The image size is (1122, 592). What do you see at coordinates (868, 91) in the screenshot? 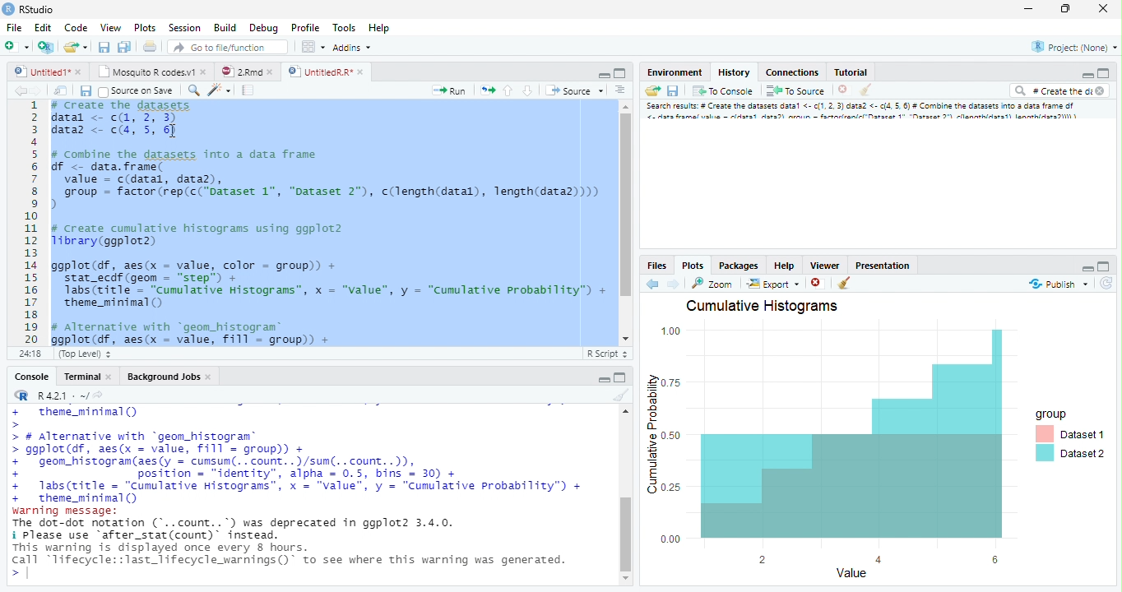
I see `Clear console` at bounding box center [868, 91].